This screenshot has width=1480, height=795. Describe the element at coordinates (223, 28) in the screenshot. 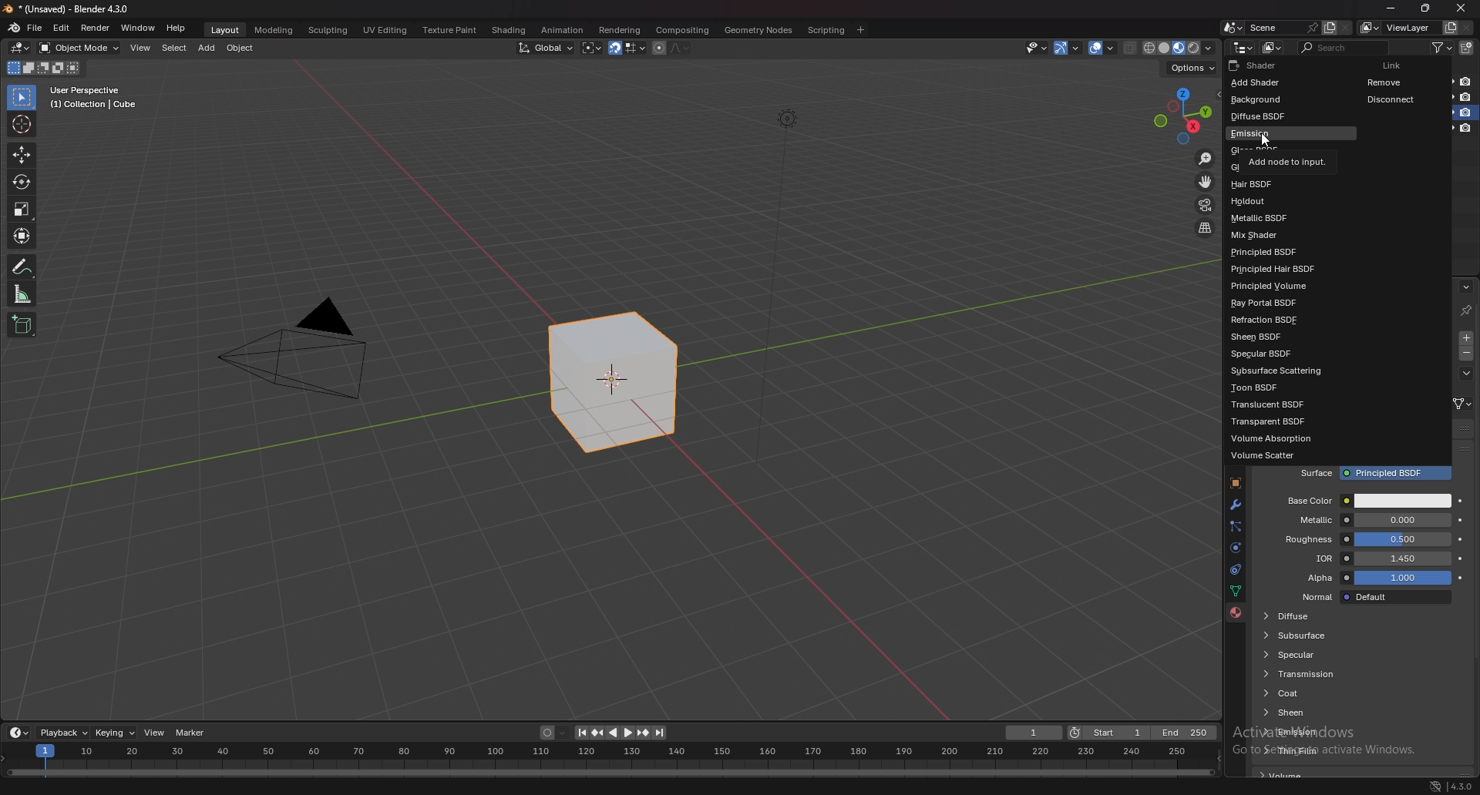

I see `layout` at that location.